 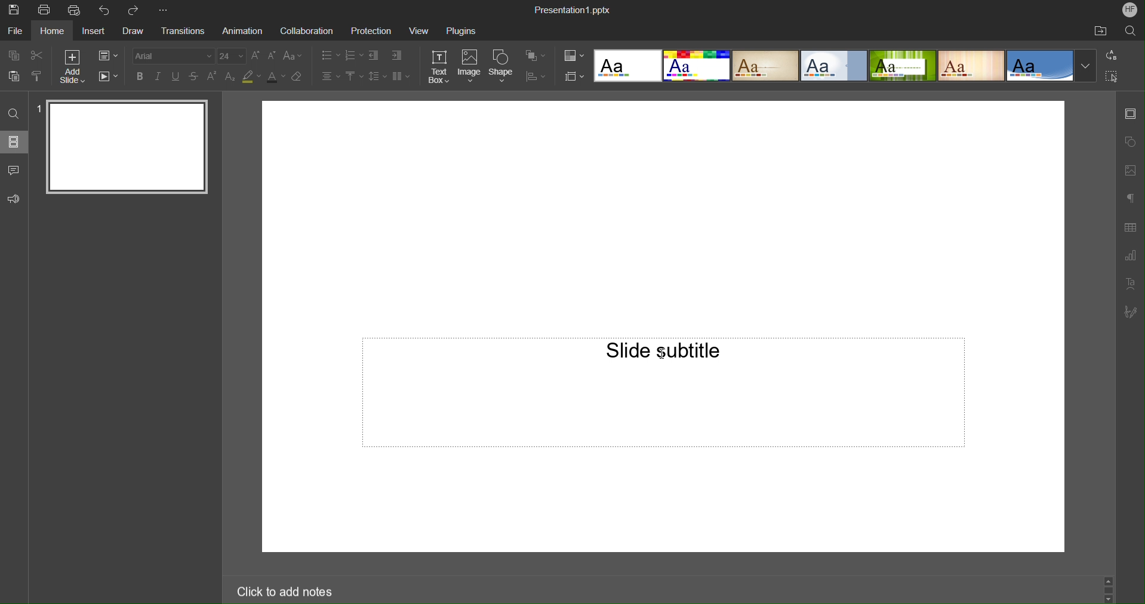 What do you see at coordinates (331, 56) in the screenshot?
I see `Bullets` at bounding box center [331, 56].